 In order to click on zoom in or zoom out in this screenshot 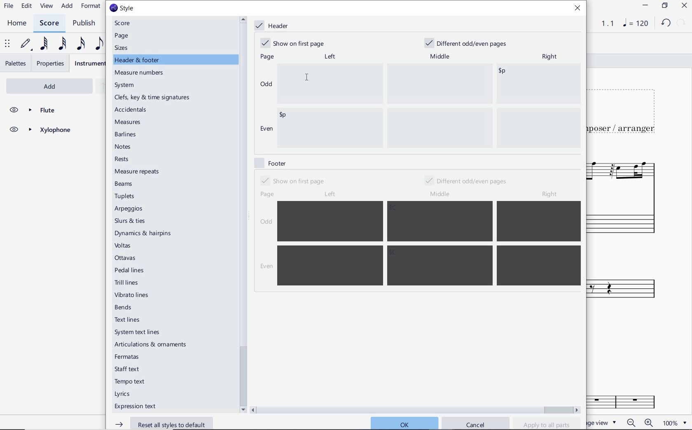, I will do `click(639, 422)`.